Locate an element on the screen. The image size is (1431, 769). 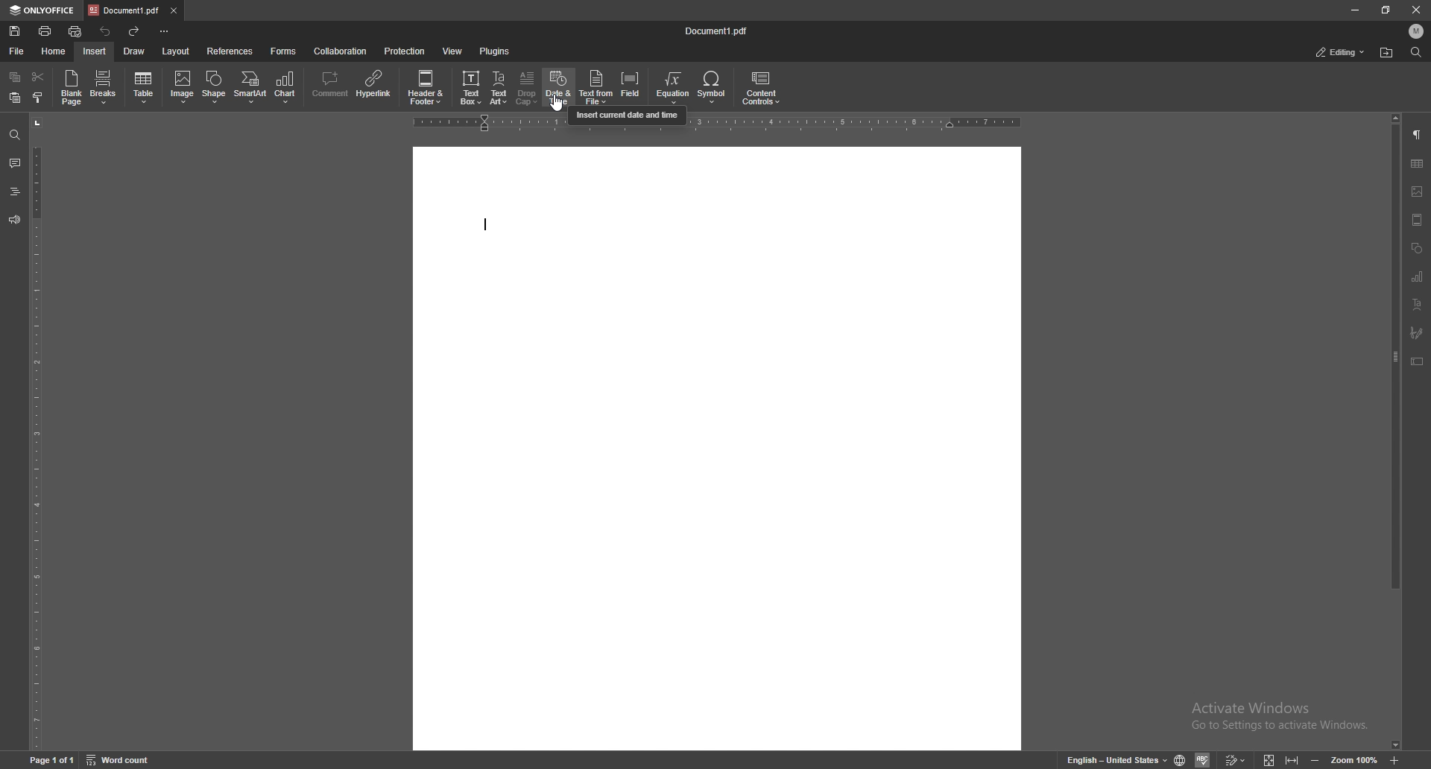
hyperlink is located at coordinates (374, 85).